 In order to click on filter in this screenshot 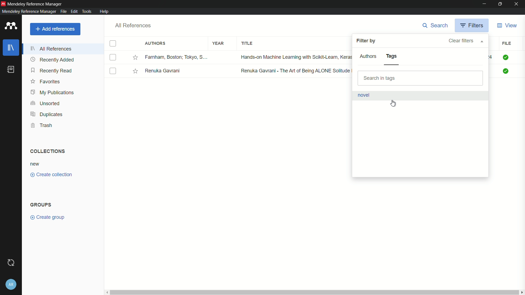, I will do `click(473, 26)`.